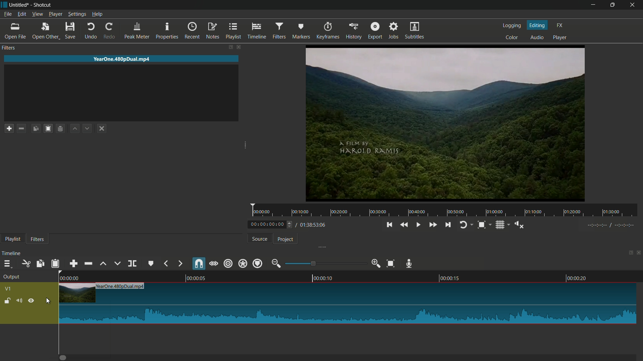 The width and height of the screenshot is (643, 361). What do you see at coordinates (102, 128) in the screenshot?
I see `deselect the filter` at bounding box center [102, 128].